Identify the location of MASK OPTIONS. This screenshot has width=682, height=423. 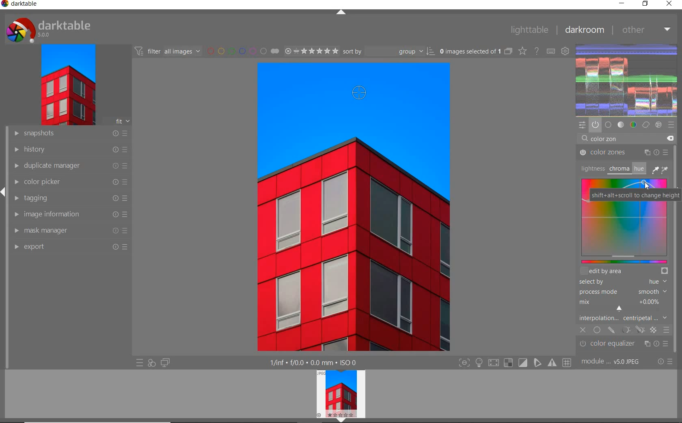
(632, 330).